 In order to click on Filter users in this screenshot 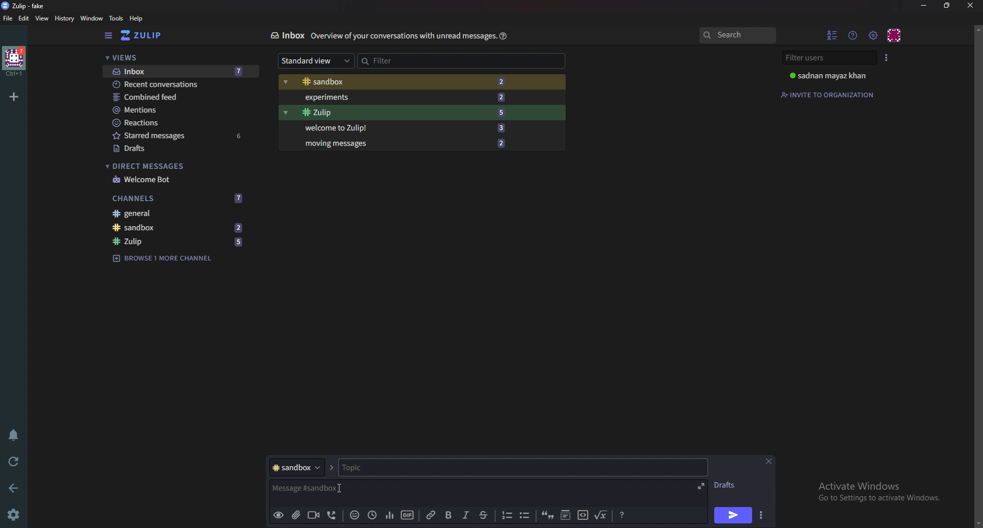, I will do `click(828, 58)`.